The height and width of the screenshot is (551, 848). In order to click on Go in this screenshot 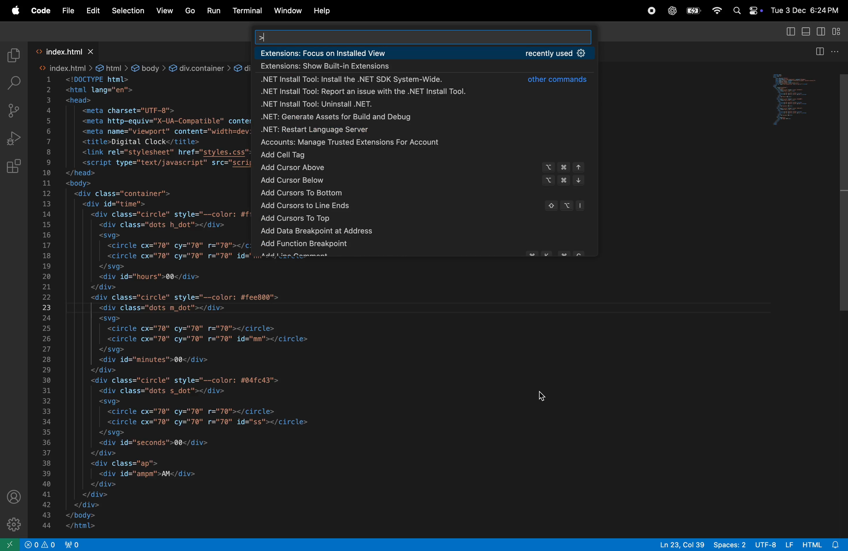, I will do `click(191, 11)`.